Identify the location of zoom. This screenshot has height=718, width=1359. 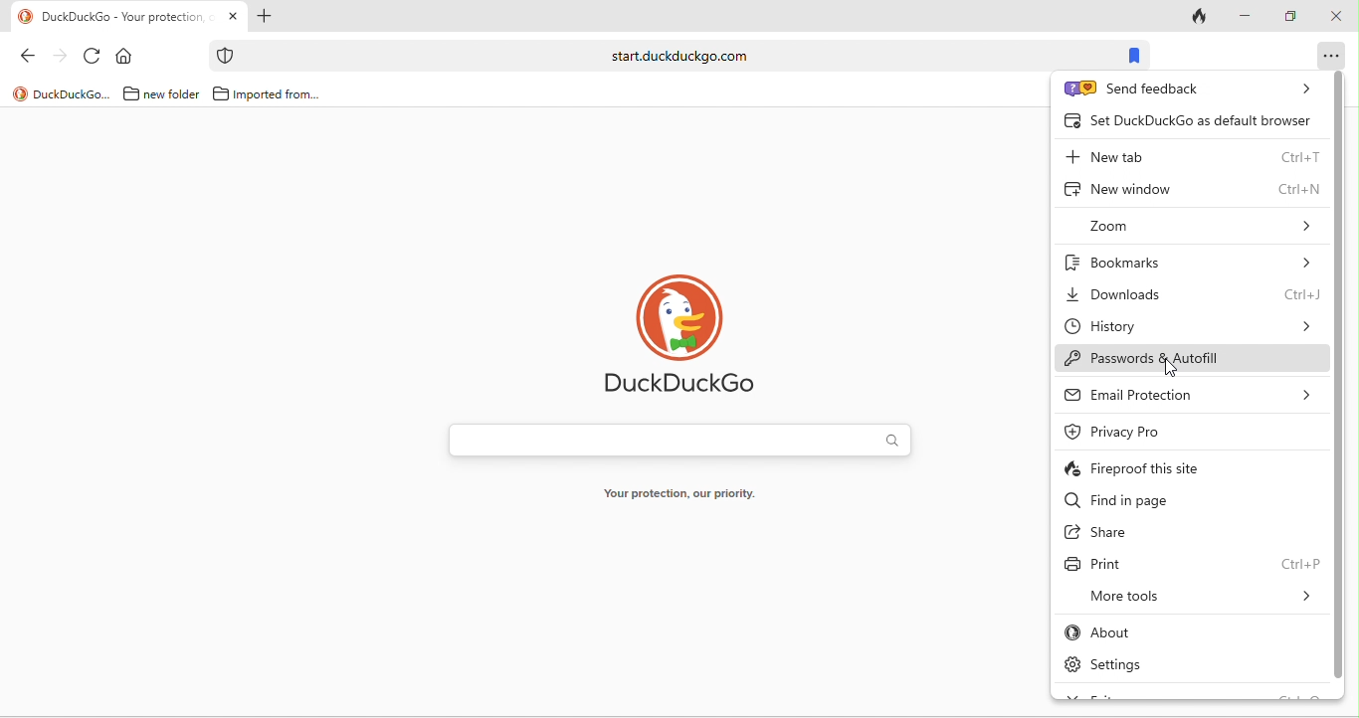
(1200, 224).